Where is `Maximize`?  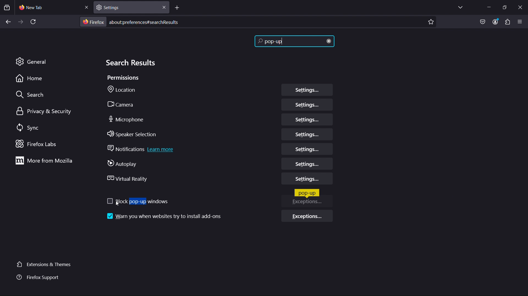
Maximize is located at coordinates (506, 7).